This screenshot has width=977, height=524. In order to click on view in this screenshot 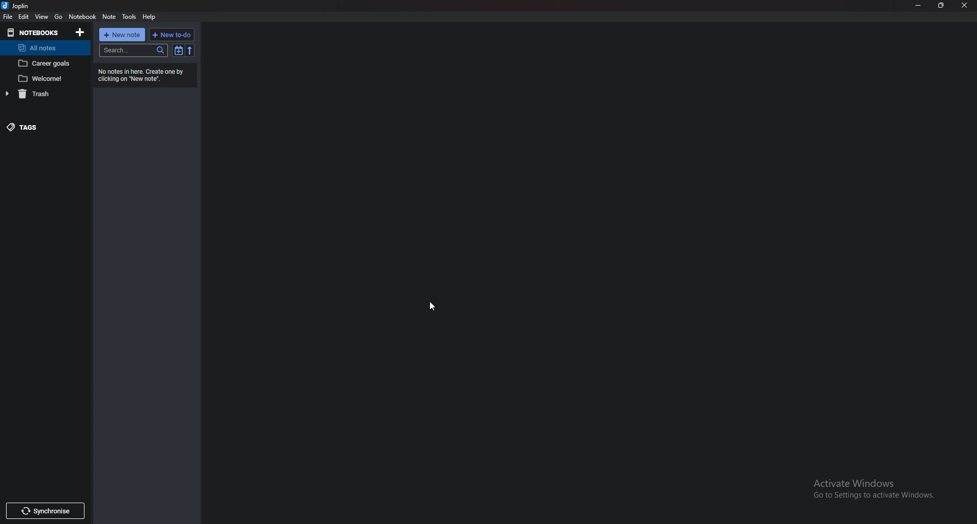, I will do `click(42, 17)`.